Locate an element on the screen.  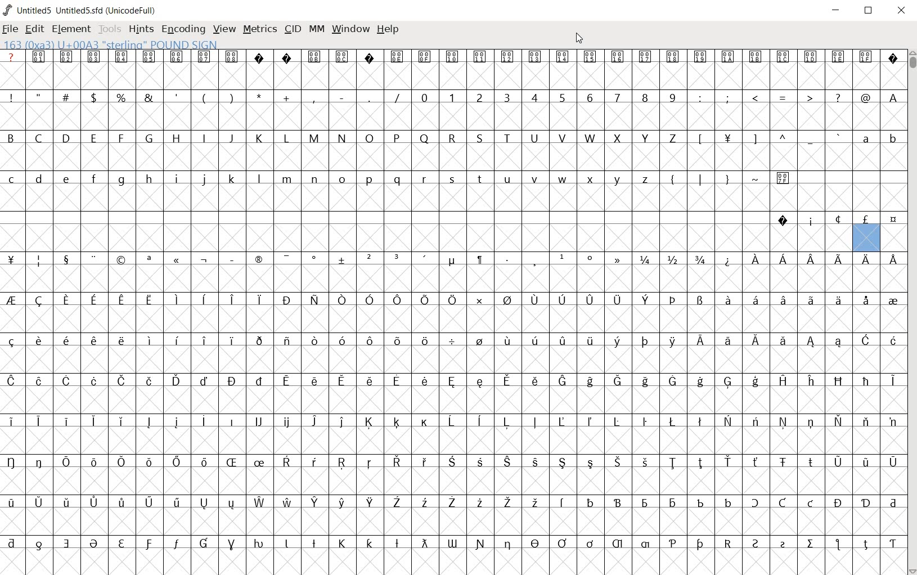
Symbol is located at coordinates (893, 258).